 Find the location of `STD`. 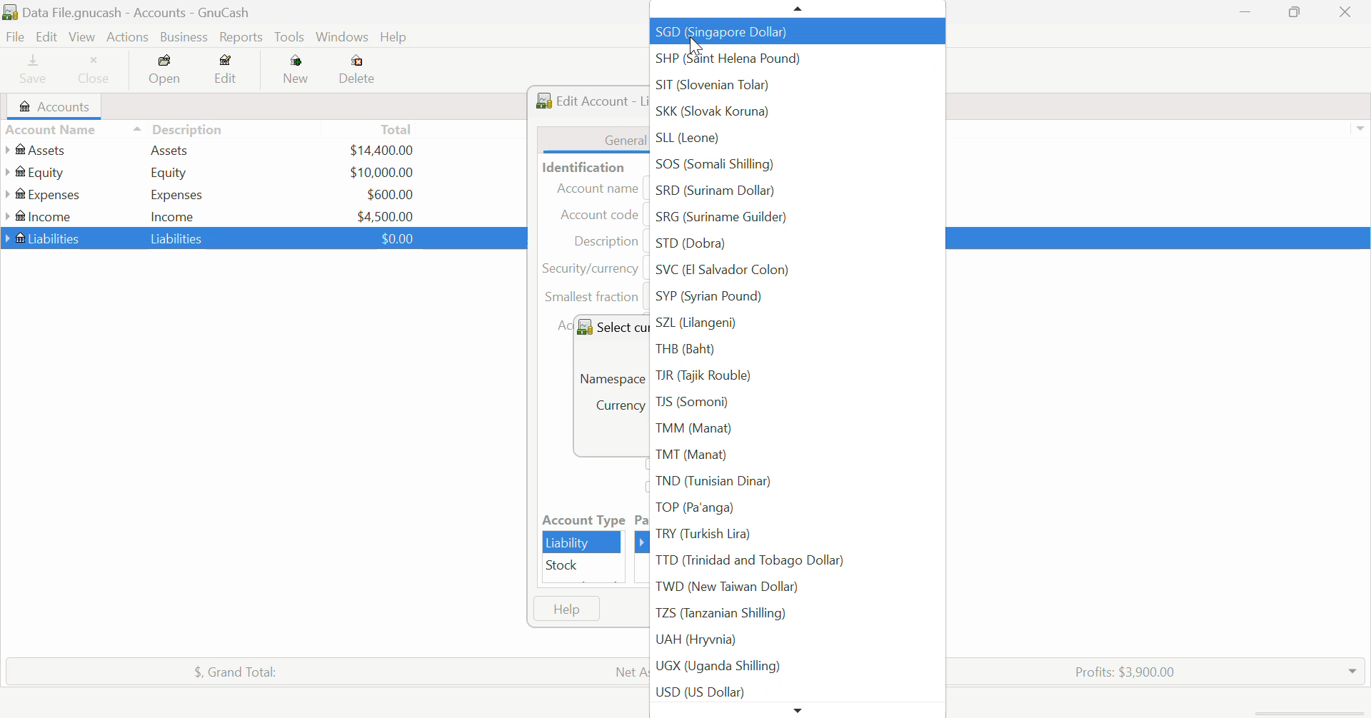

STD is located at coordinates (798, 247).